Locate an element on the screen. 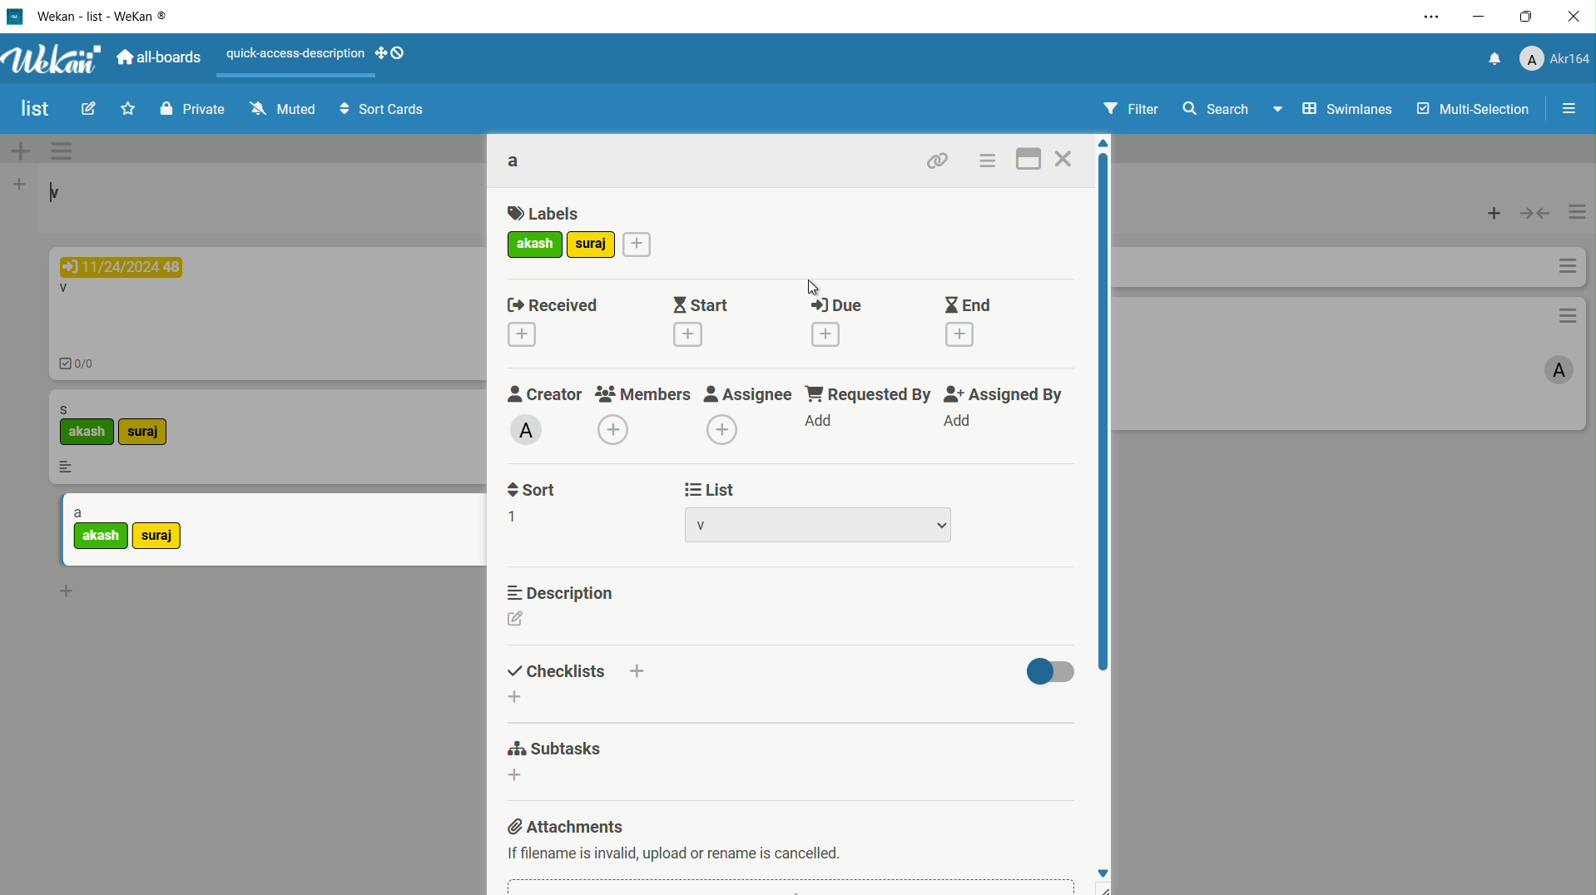  sort is located at coordinates (534, 487).